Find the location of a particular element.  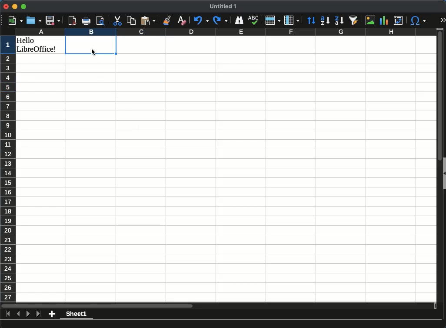

save is located at coordinates (54, 20).